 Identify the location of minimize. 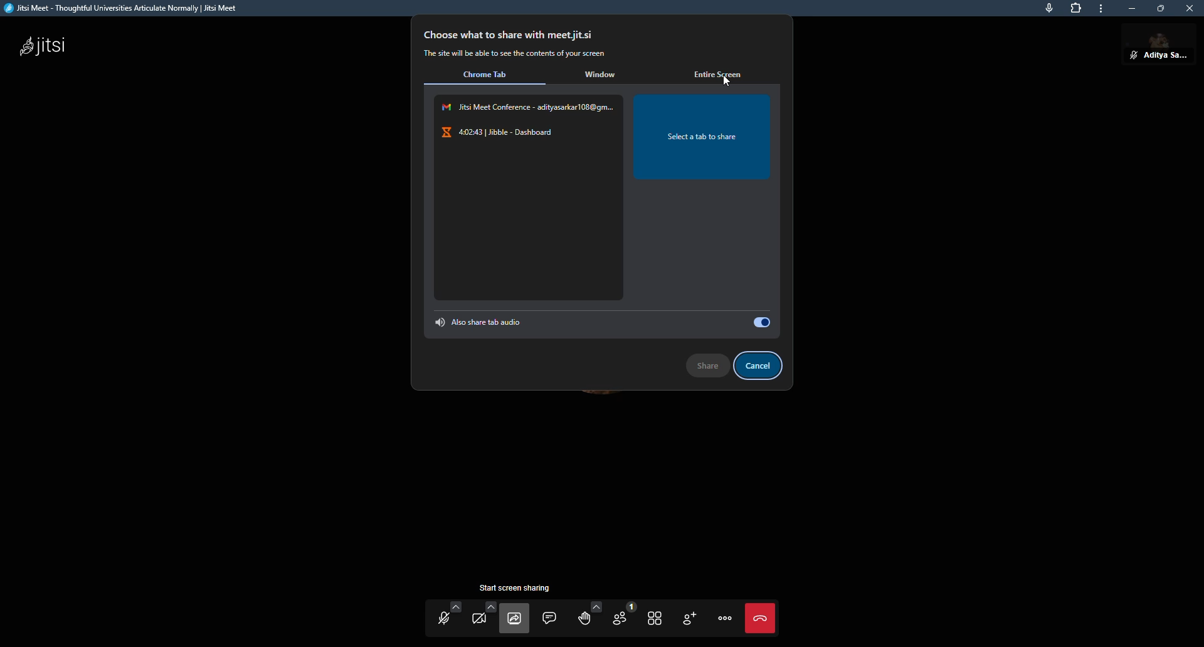
(1127, 8).